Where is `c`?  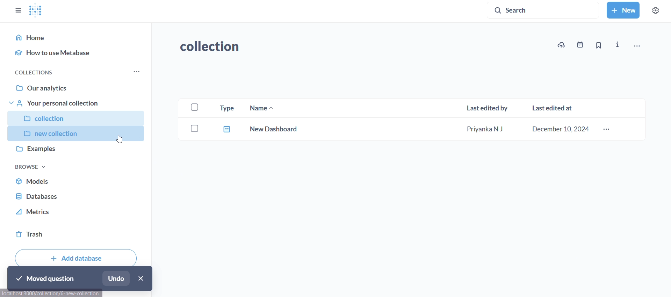 c is located at coordinates (194, 127).